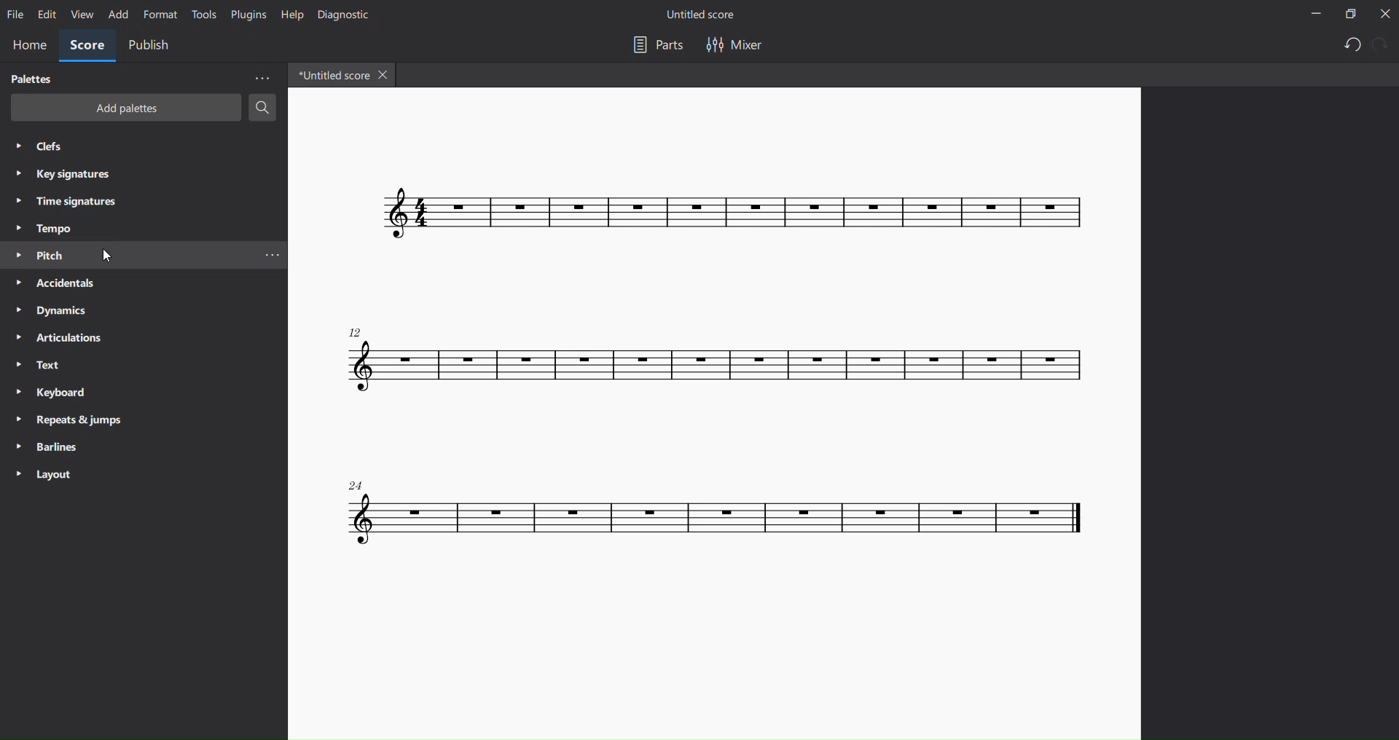  I want to click on barlines, so click(48, 446).